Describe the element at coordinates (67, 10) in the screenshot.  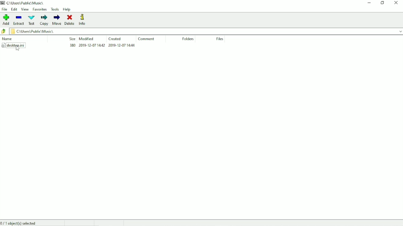
I see `Help` at that location.